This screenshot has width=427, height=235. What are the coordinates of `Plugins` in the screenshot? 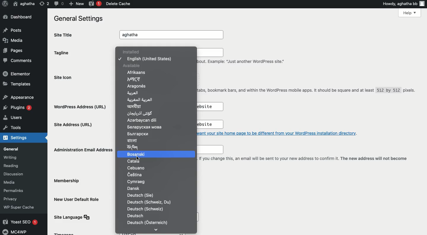 It's located at (19, 108).